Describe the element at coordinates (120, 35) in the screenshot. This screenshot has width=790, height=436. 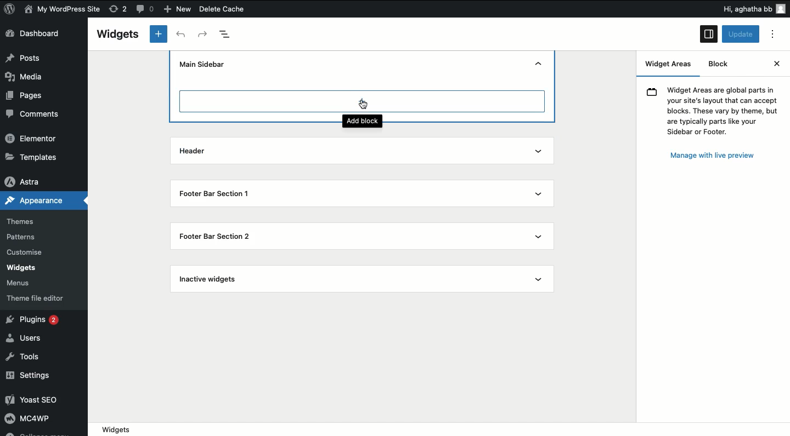
I see `Widgets` at that location.